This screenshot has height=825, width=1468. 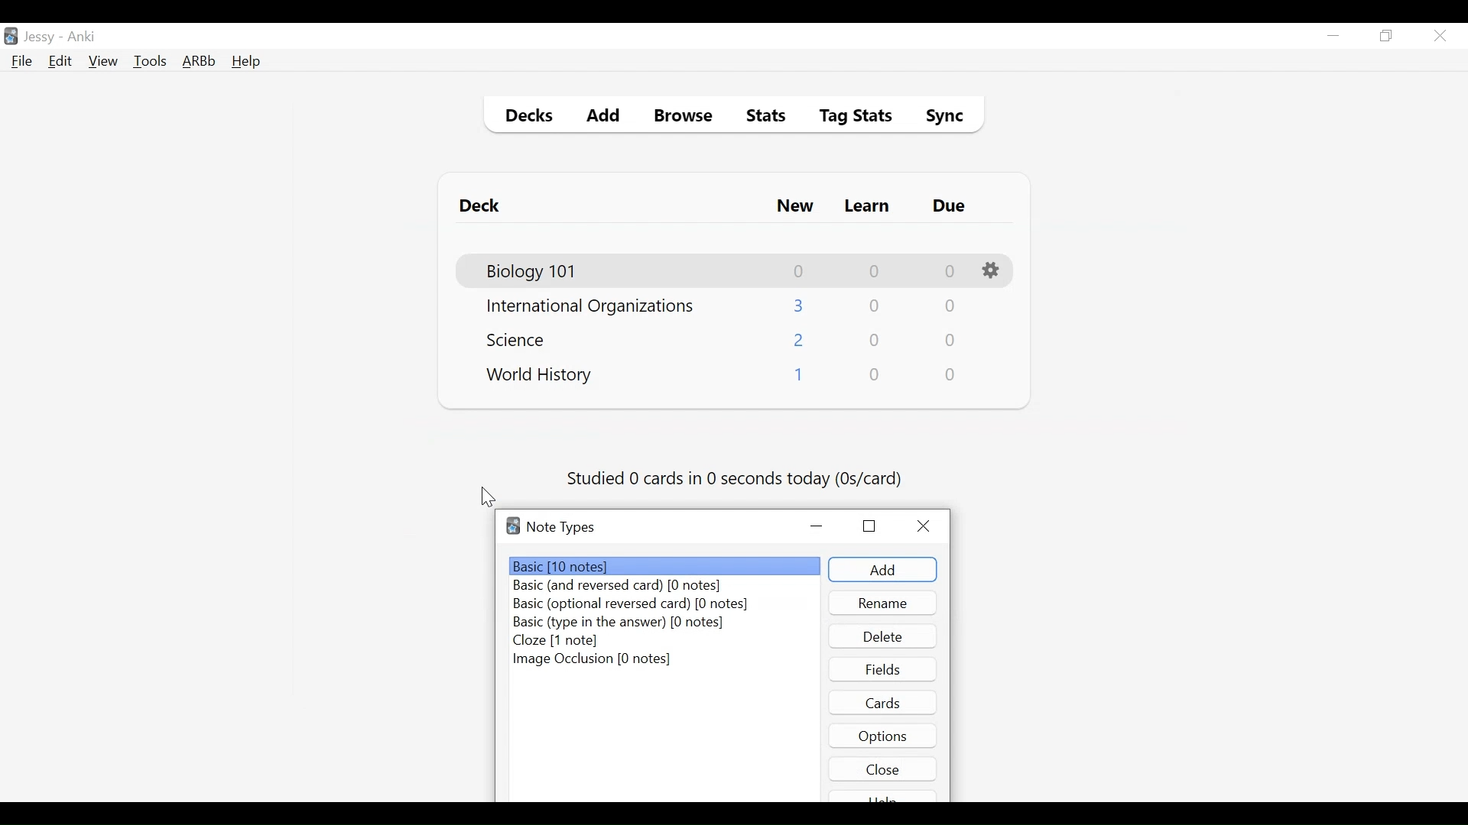 I want to click on Help, so click(x=245, y=63).